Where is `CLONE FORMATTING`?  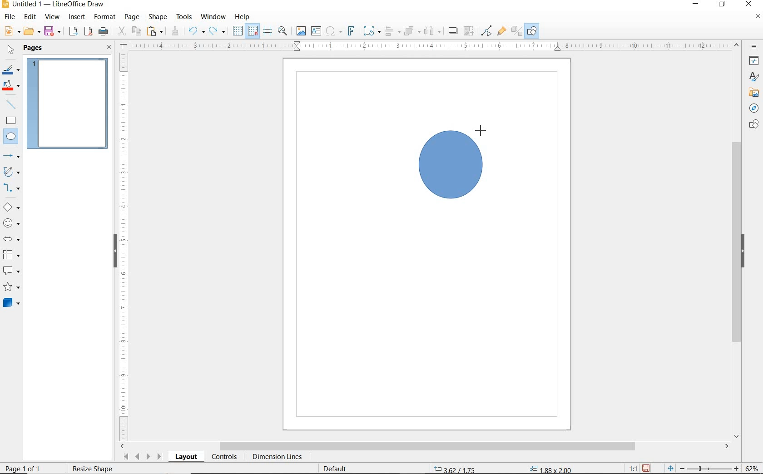 CLONE FORMATTING is located at coordinates (175, 31).